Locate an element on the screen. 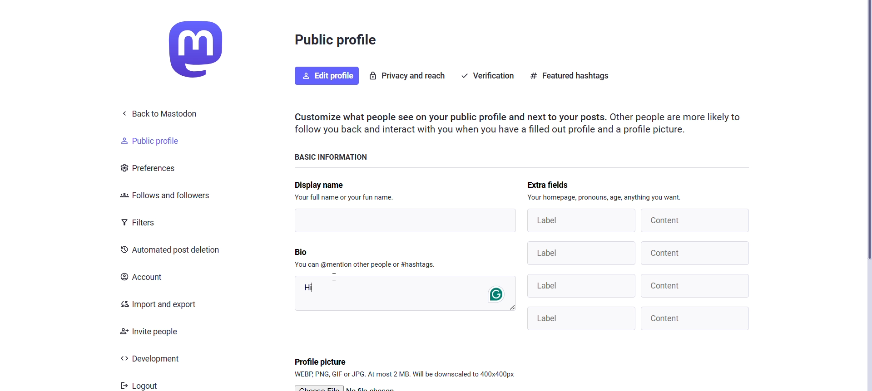  Account is located at coordinates (147, 279).